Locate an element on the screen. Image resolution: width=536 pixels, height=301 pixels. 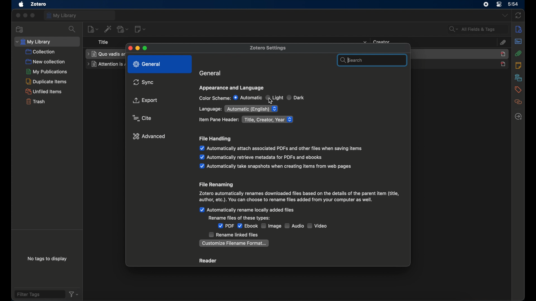
no tags to display is located at coordinates (47, 259).